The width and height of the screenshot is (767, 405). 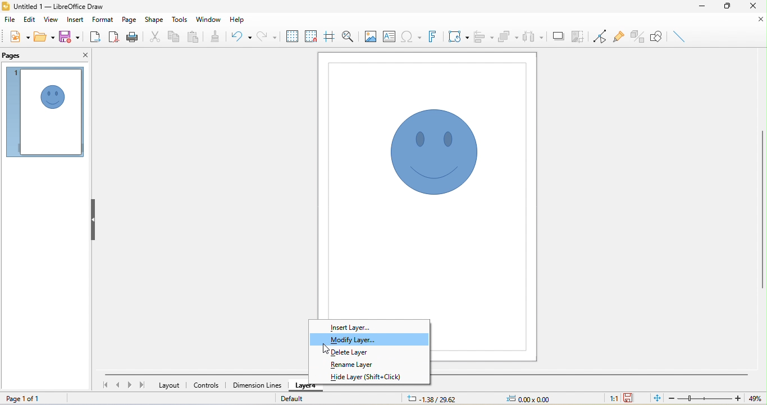 What do you see at coordinates (103, 20) in the screenshot?
I see `format` at bounding box center [103, 20].